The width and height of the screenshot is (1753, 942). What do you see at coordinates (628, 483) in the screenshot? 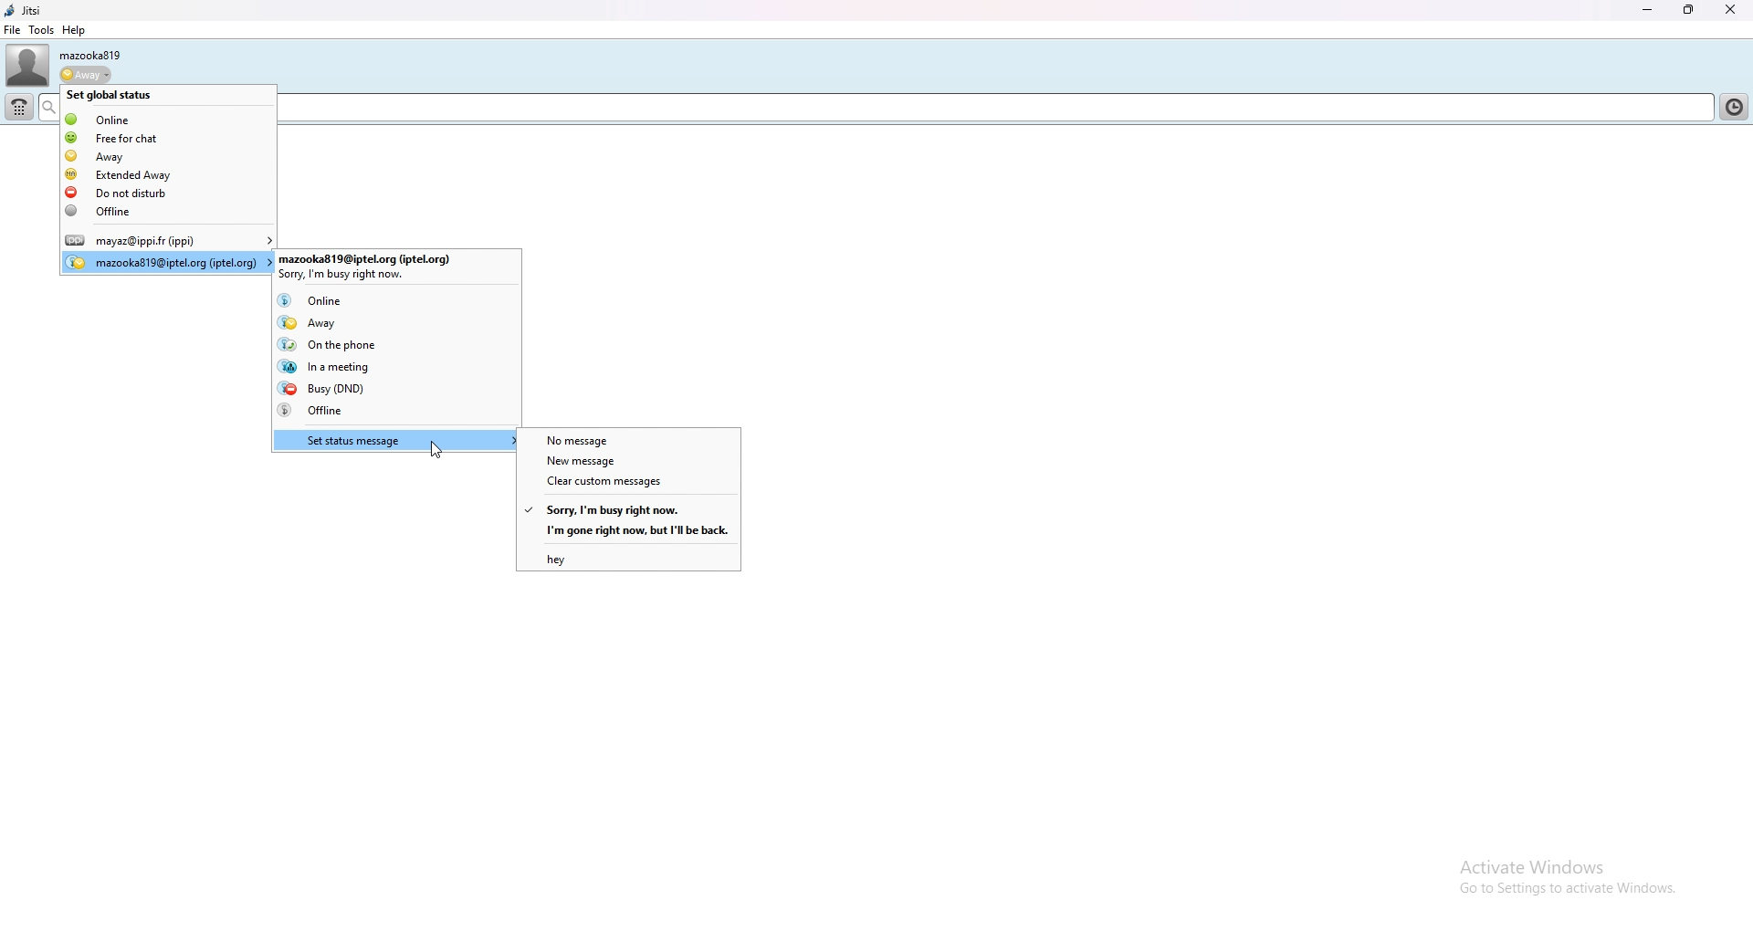
I see `clear custom messages` at bounding box center [628, 483].